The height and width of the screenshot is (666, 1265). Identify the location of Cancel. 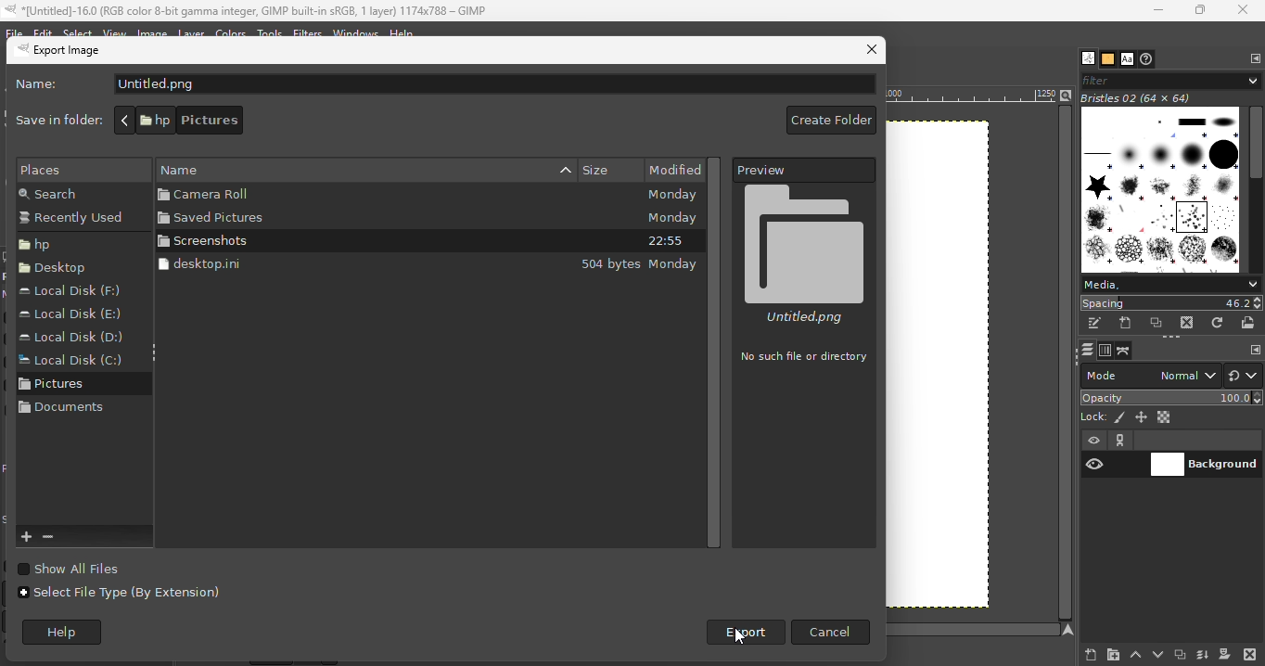
(831, 632).